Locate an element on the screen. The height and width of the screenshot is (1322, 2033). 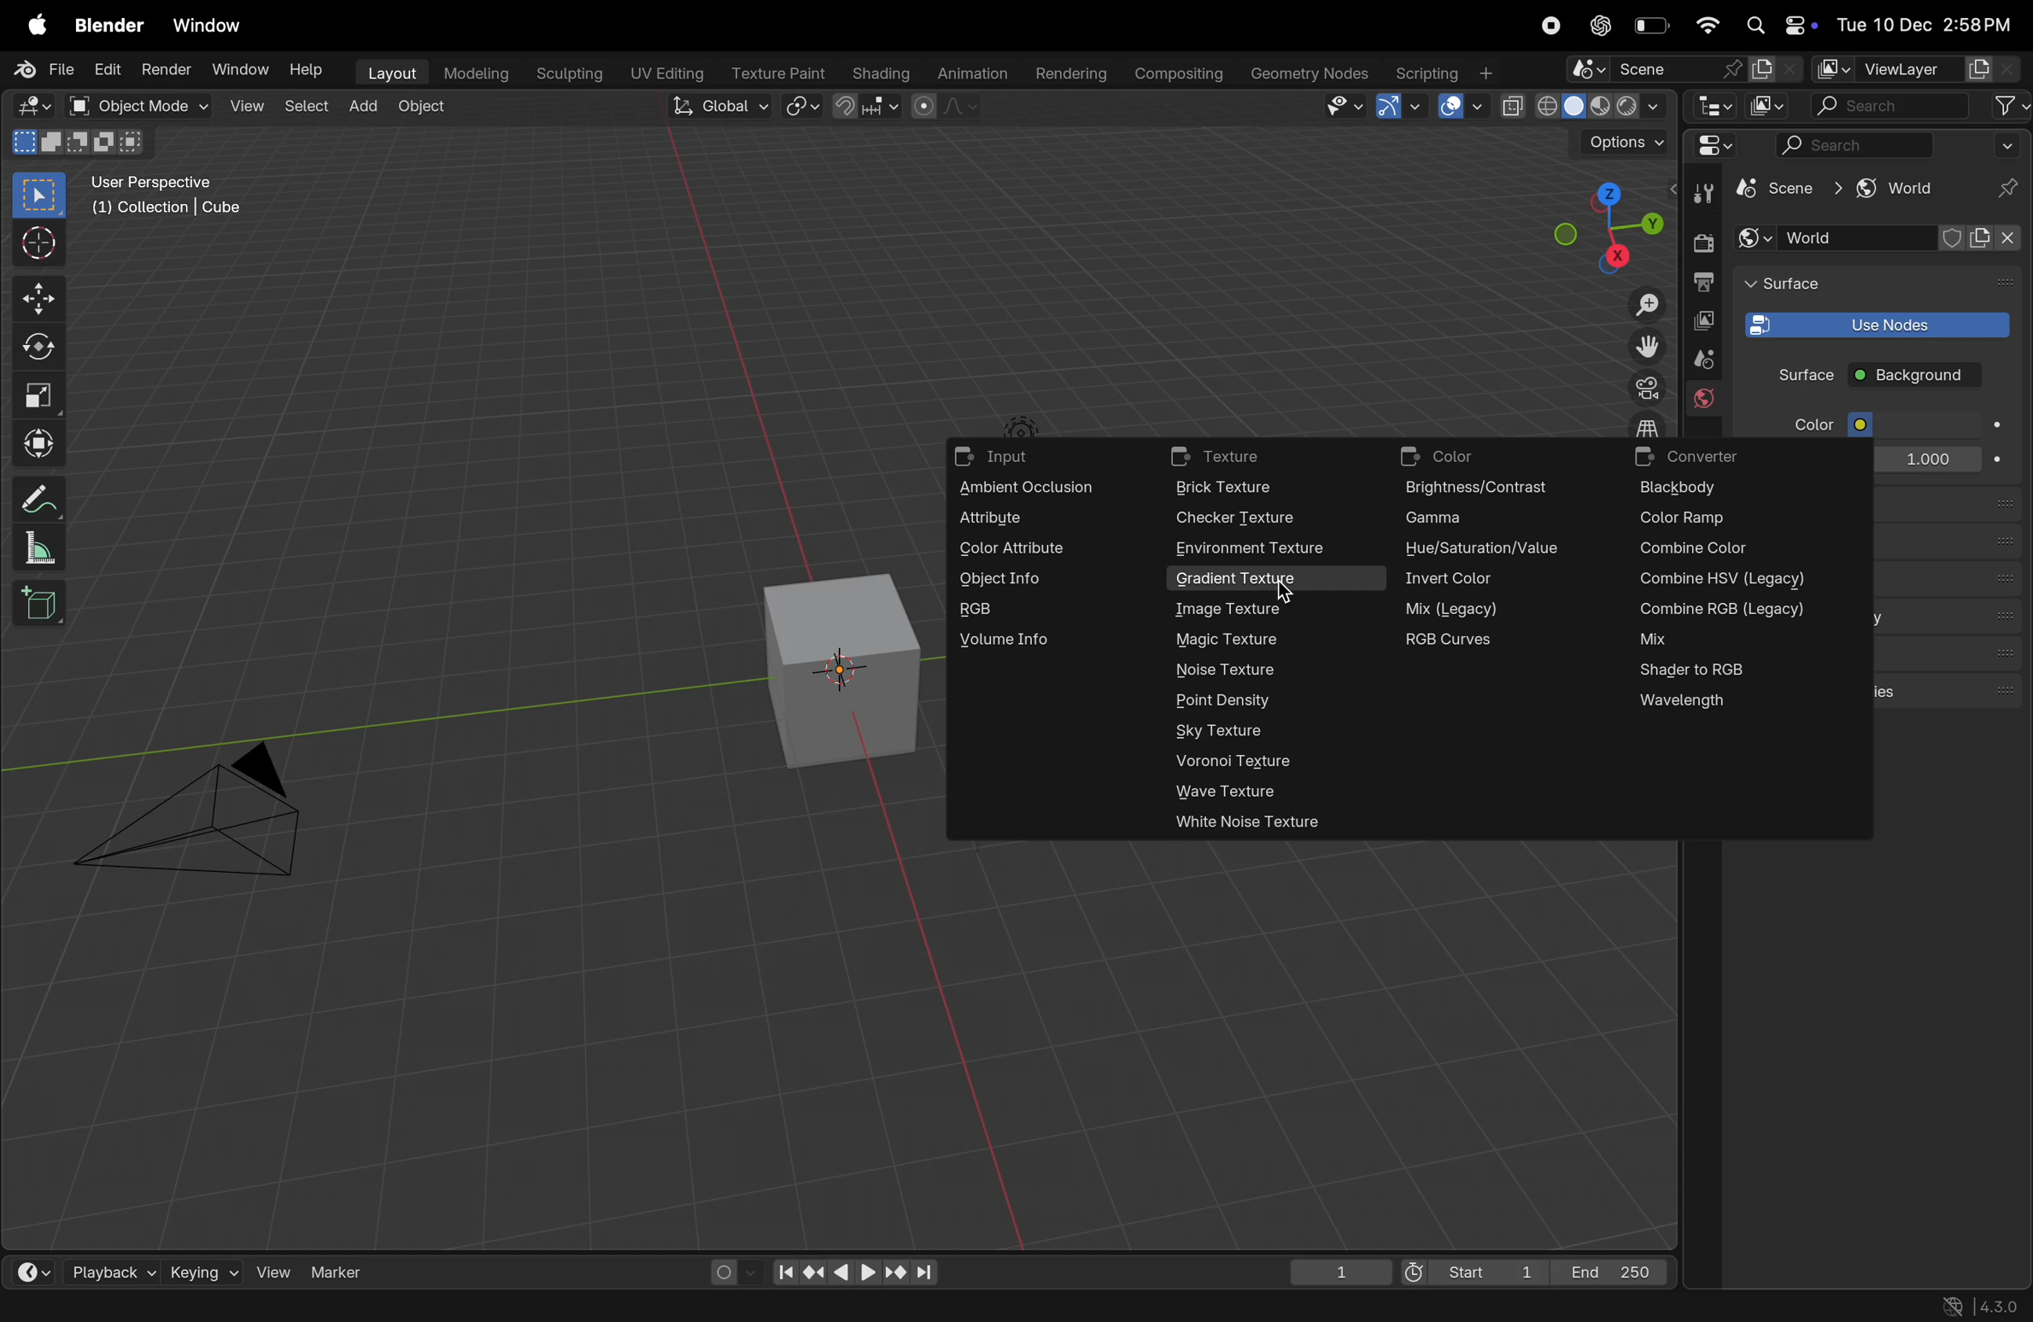
combine color is located at coordinates (1696, 550).